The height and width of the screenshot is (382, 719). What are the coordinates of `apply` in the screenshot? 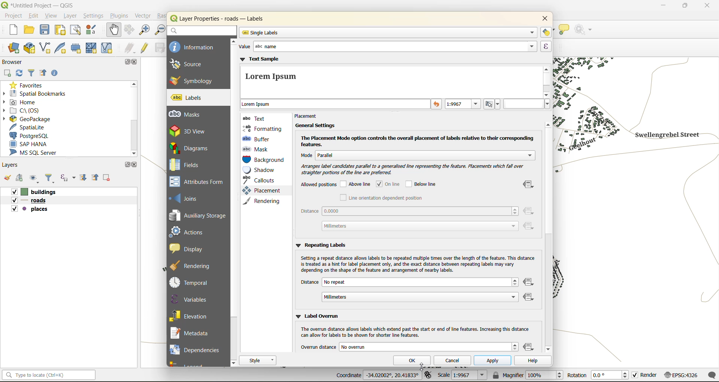 It's located at (494, 362).